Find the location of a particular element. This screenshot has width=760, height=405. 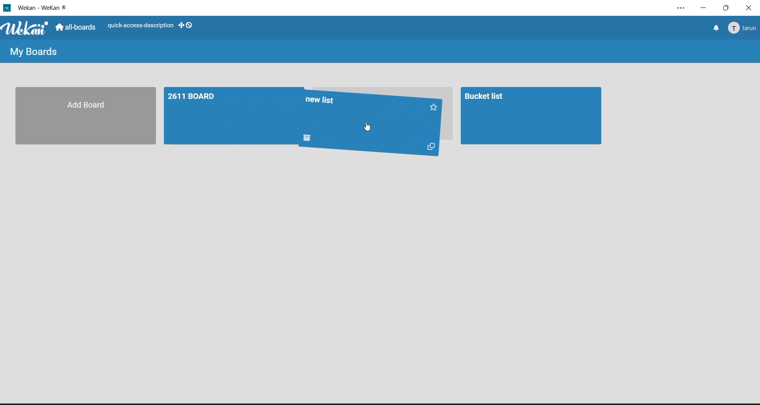

Copy is located at coordinates (429, 149).